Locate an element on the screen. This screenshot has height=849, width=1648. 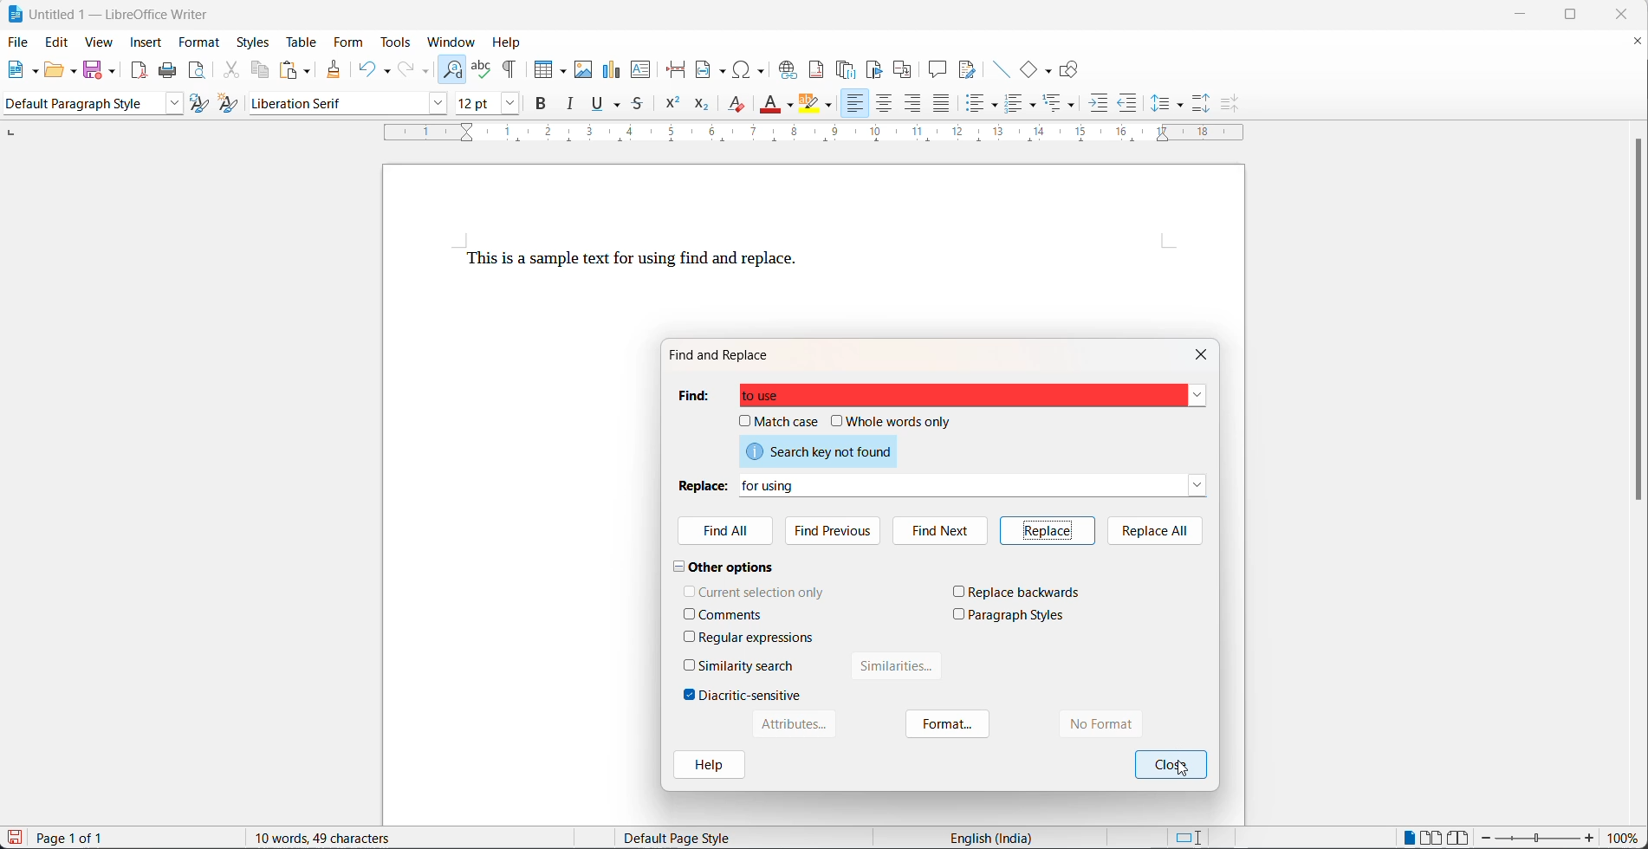
edit is located at coordinates (58, 43).